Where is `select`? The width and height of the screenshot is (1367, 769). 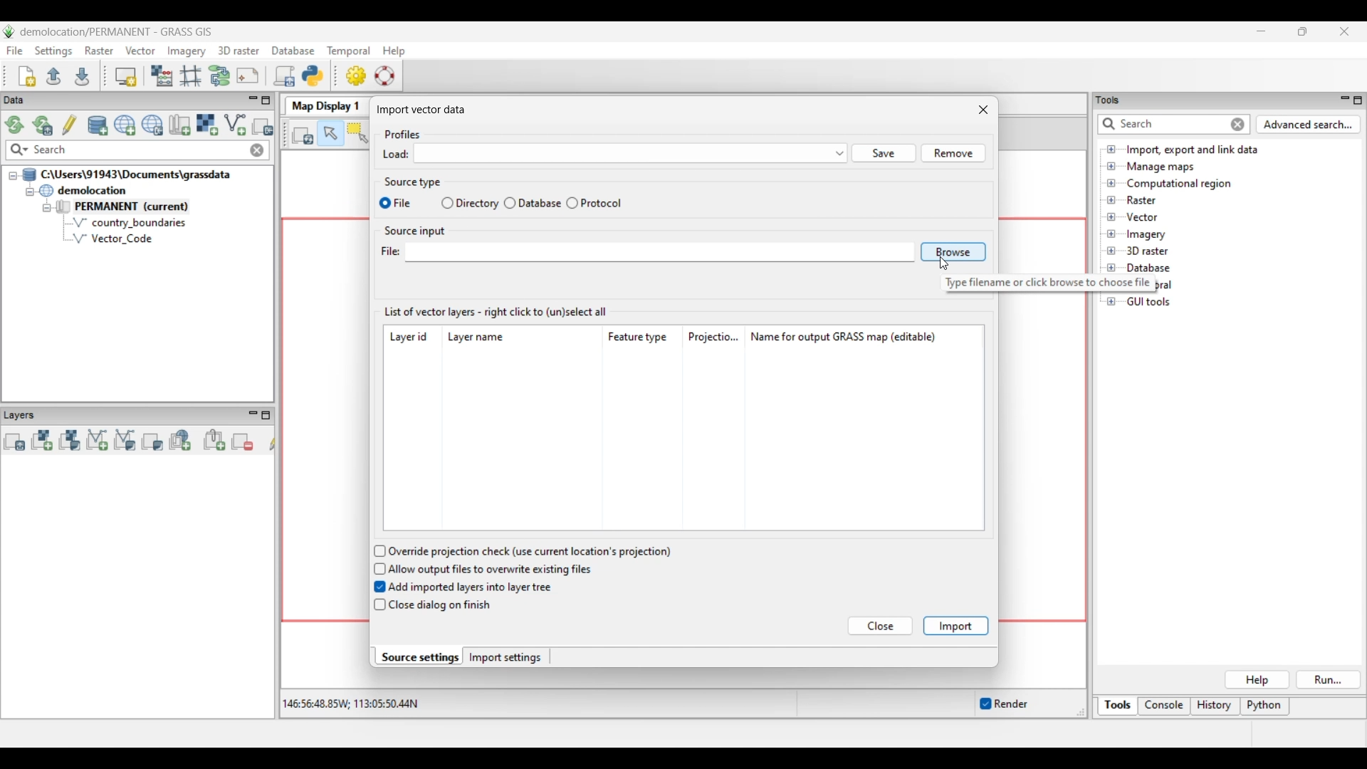
select is located at coordinates (382, 202).